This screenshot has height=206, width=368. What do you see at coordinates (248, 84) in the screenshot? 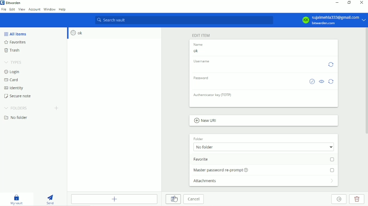
I see `add/edit password` at bounding box center [248, 84].